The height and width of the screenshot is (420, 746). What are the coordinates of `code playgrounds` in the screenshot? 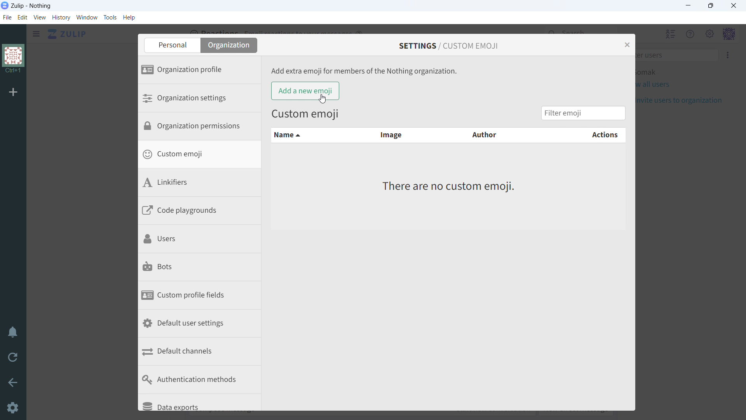 It's located at (199, 212).